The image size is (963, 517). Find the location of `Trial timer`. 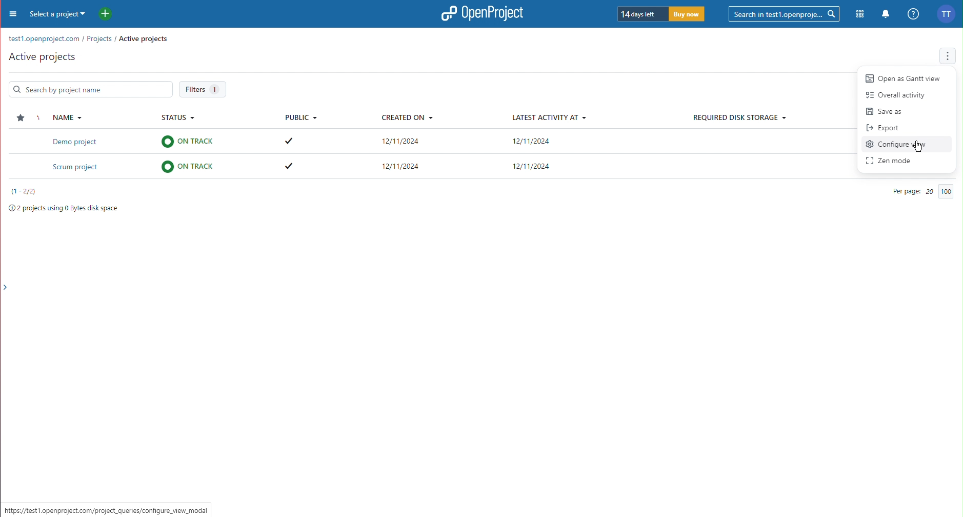

Trial timer is located at coordinates (661, 15).